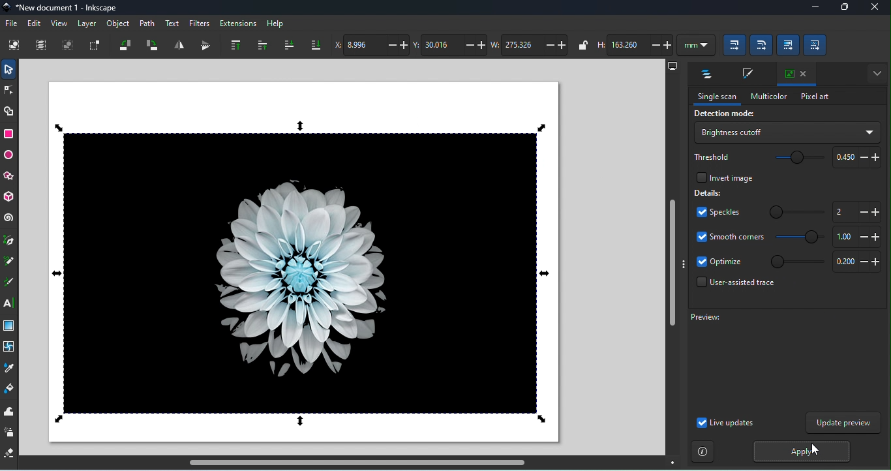 This screenshot has height=471, width=891. What do you see at coordinates (354, 464) in the screenshot?
I see `Horizontal scroll bar` at bounding box center [354, 464].